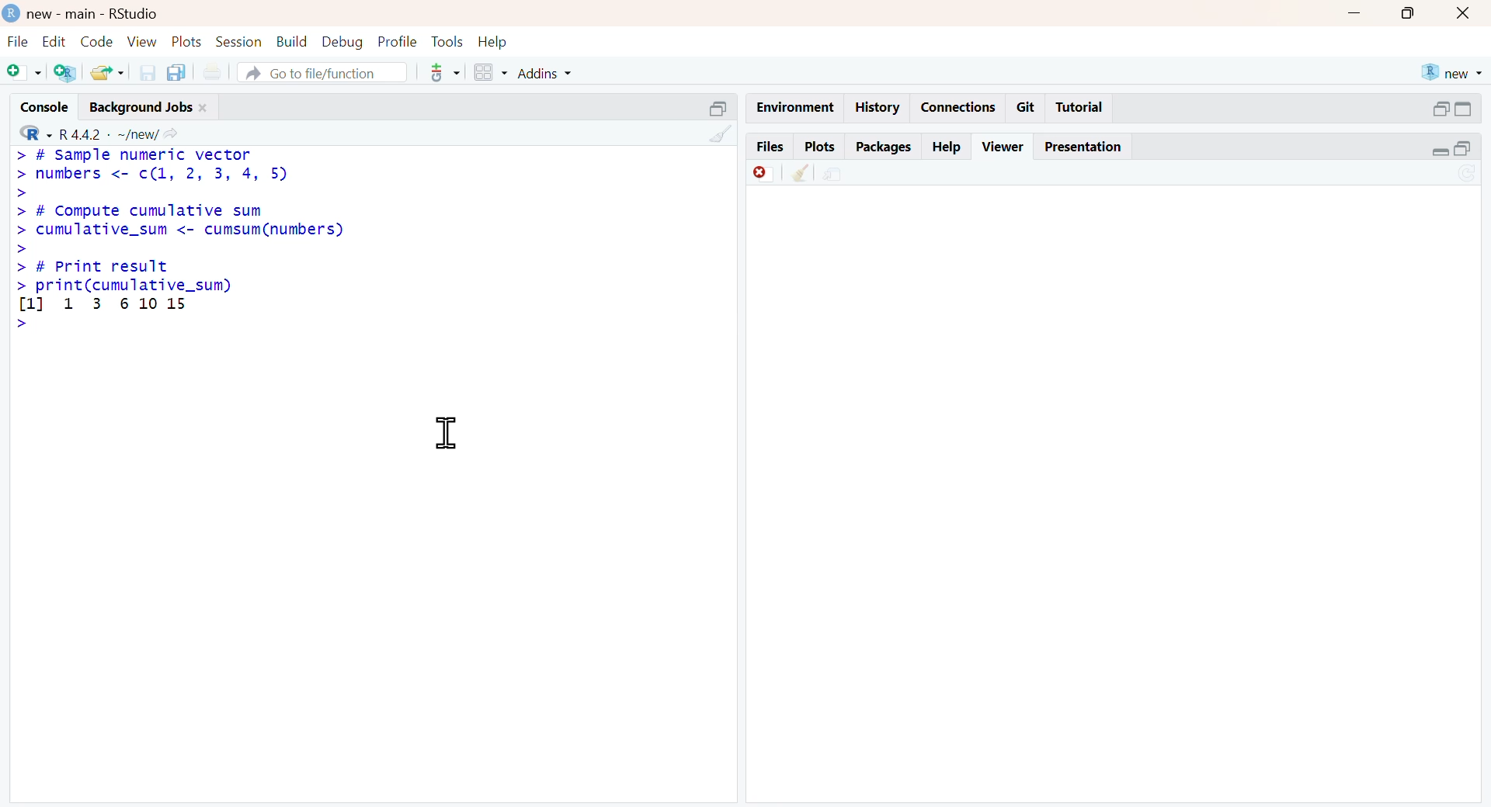 The height and width of the screenshot is (807, 1491). Describe the element at coordinates (447, 40) in the screenshot. I see `tools` at that location.